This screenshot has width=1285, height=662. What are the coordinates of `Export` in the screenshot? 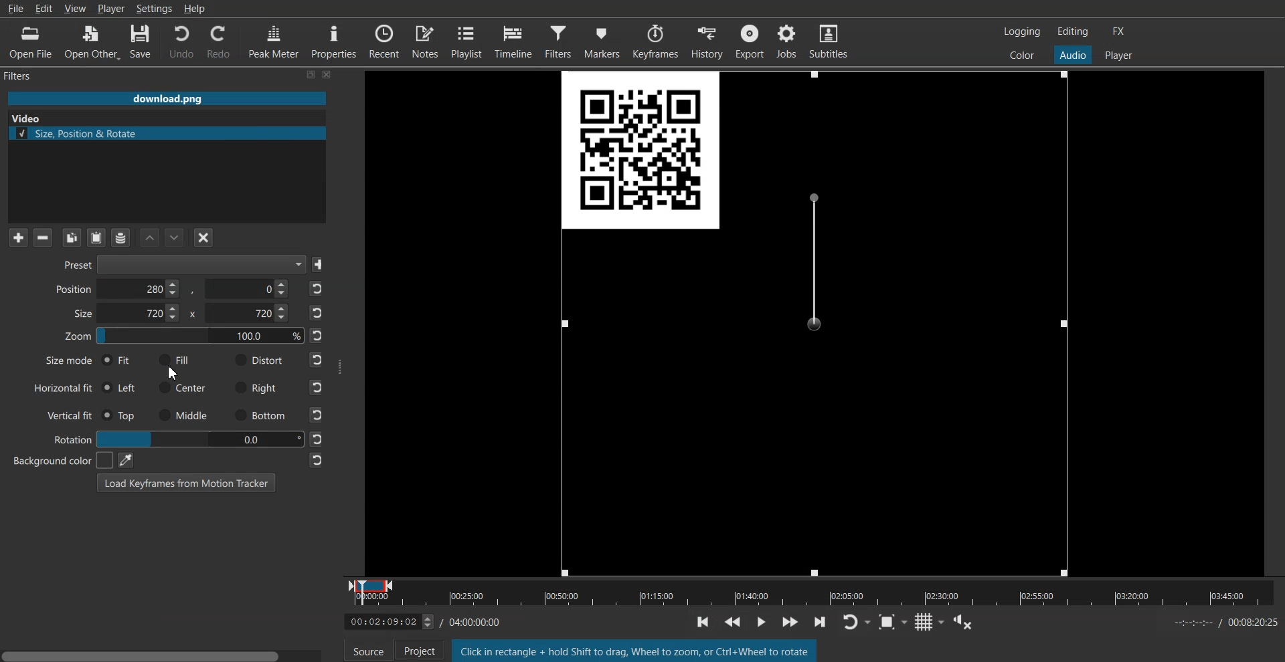 It's located at (749, 39).